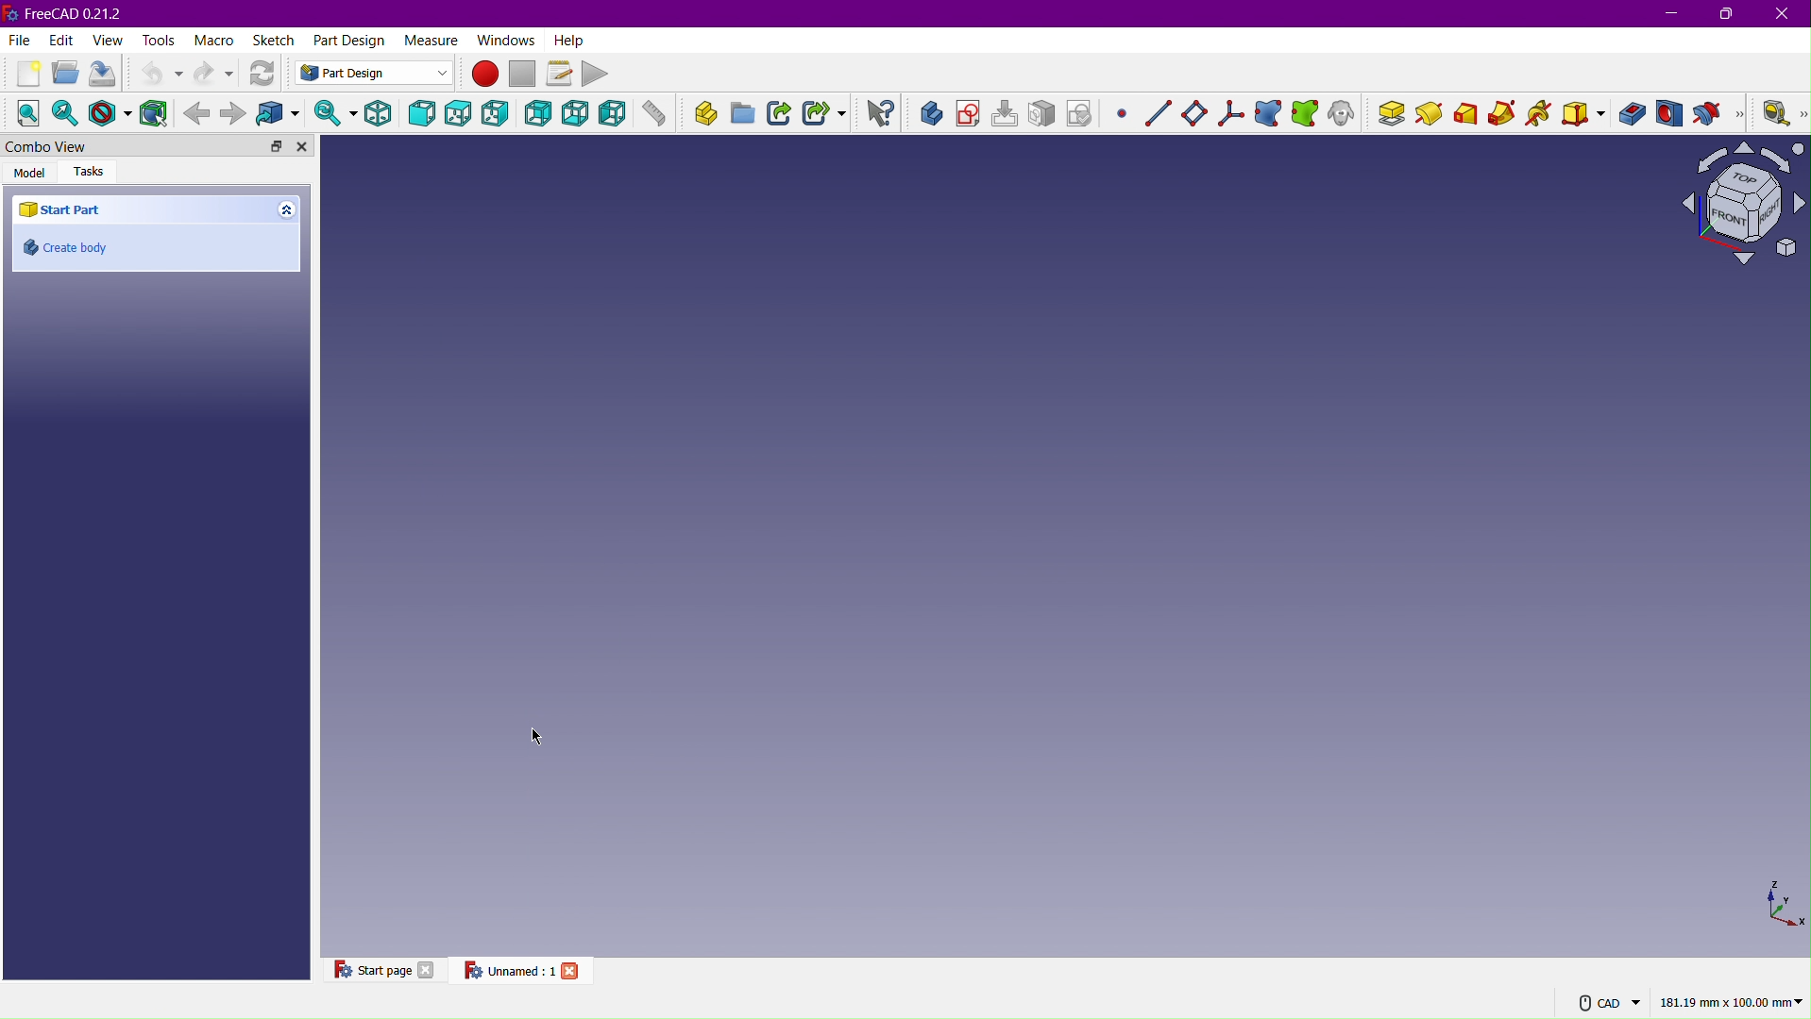  I want to click on Start Page, so click(389, 969).